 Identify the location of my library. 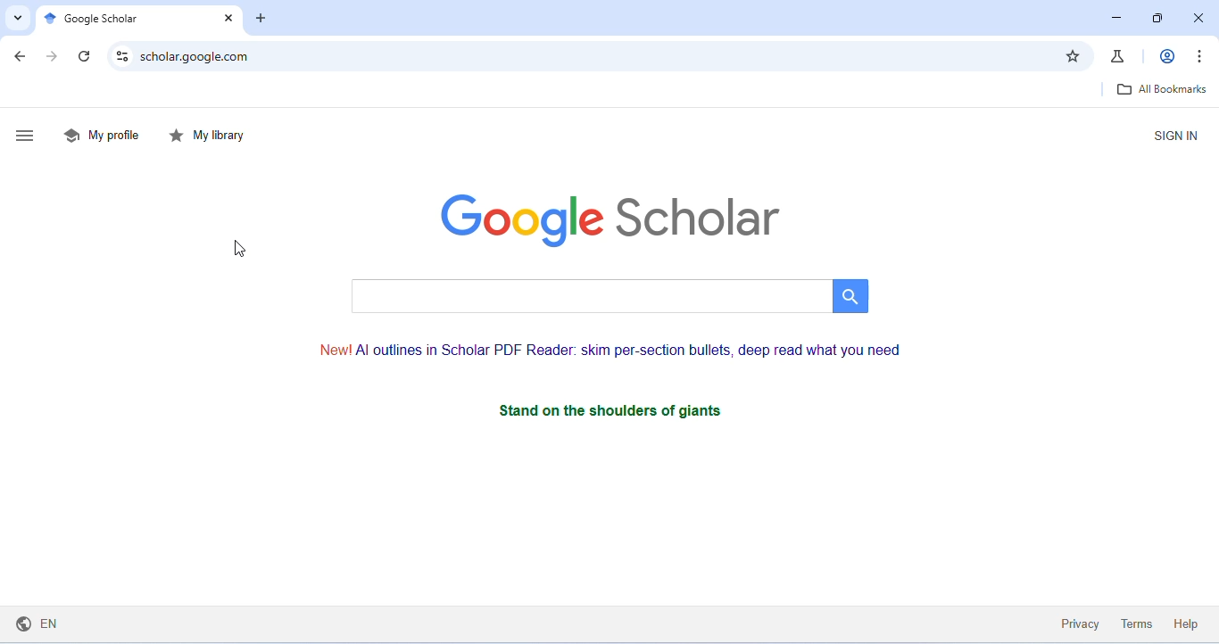
(209, 135).